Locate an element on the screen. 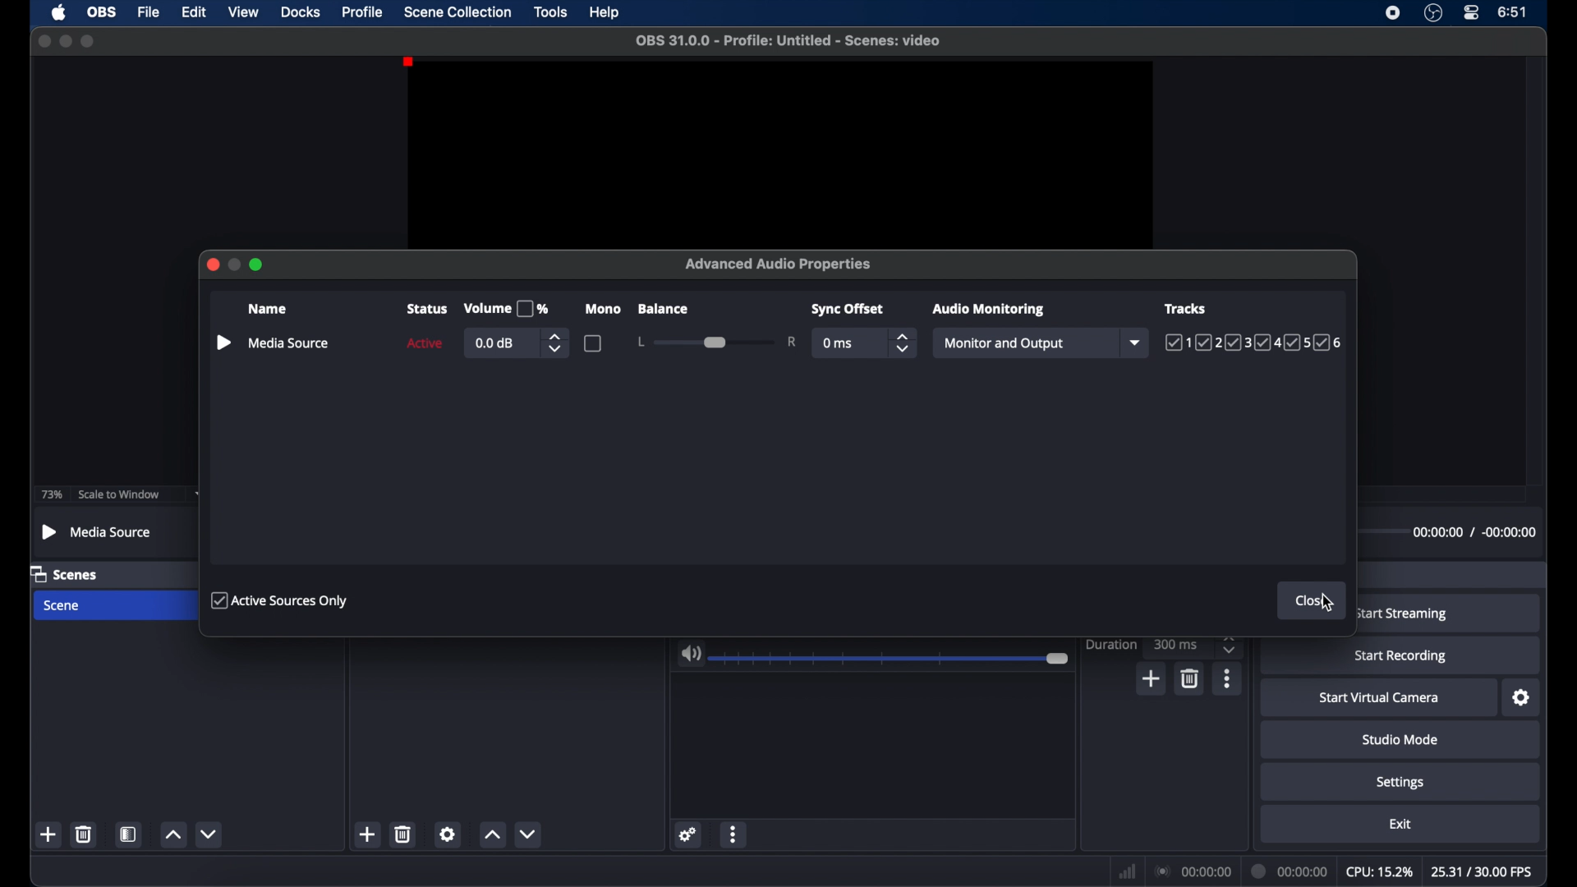  duration is located at coordinates (1112, 646).